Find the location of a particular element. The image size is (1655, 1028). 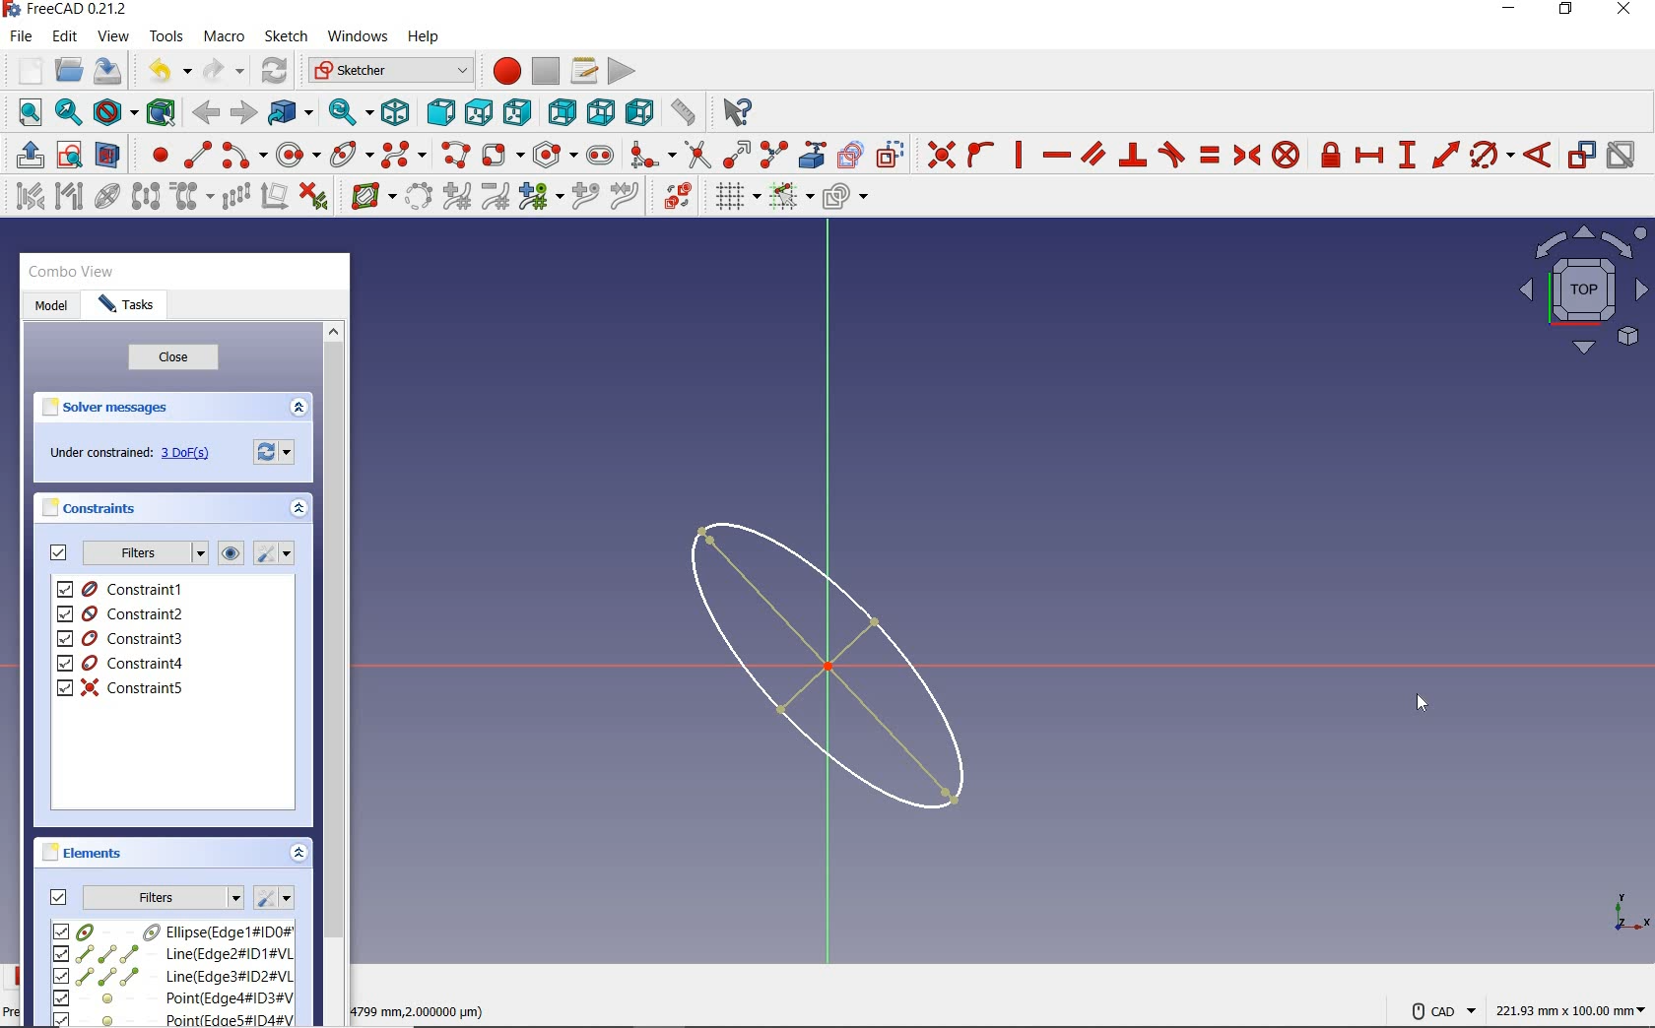

go to linked object is located at coordinates (291, 111).